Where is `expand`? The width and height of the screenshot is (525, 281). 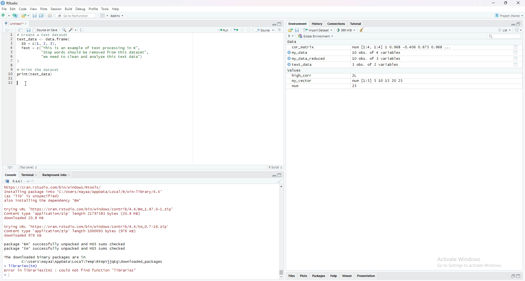 expand is located at coordinates (273, 176).